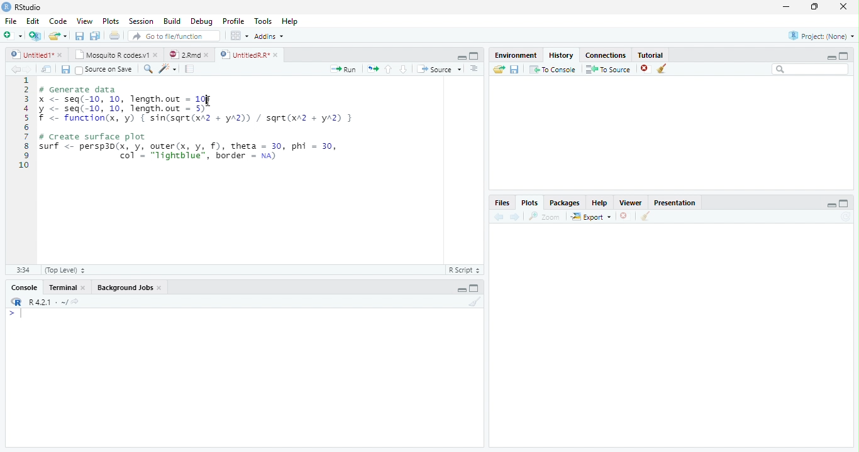 Image resolution: width=859 pixels, height=452 pixels. Describe the element at coordinates (372, 68) in the screenshot. I see `Re-run the previous code region` at that location.